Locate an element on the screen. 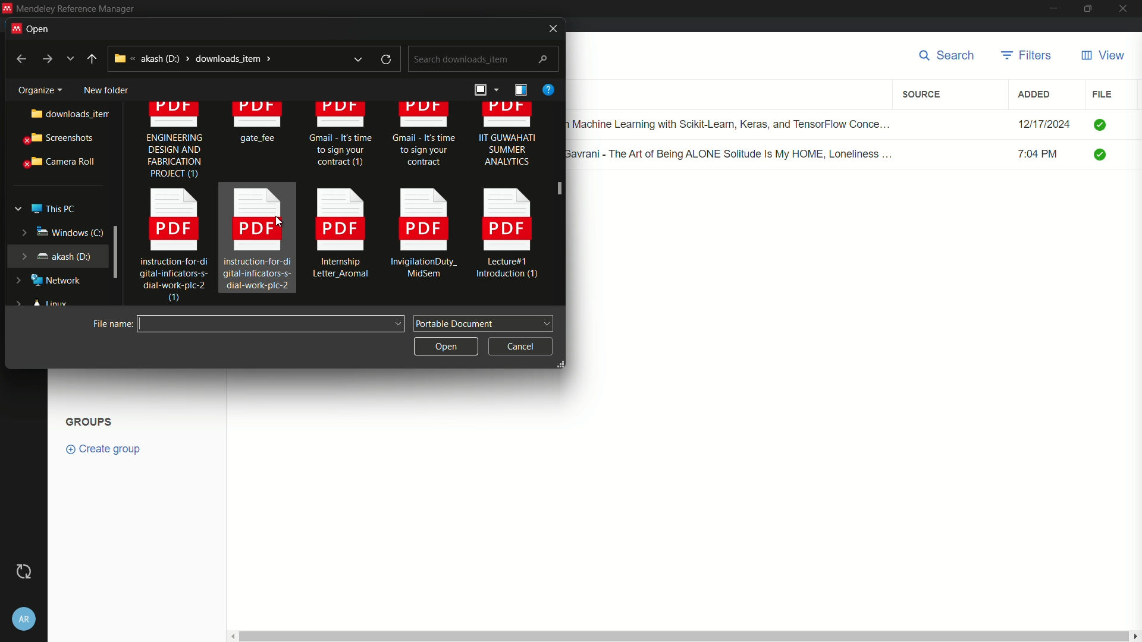 This screenshot has width=1142, height=642. scroll right is located at coordinates (1135, 636).